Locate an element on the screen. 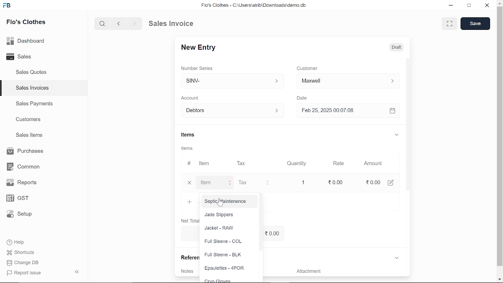  Add invoice terms is located at coordinates (188, 271).